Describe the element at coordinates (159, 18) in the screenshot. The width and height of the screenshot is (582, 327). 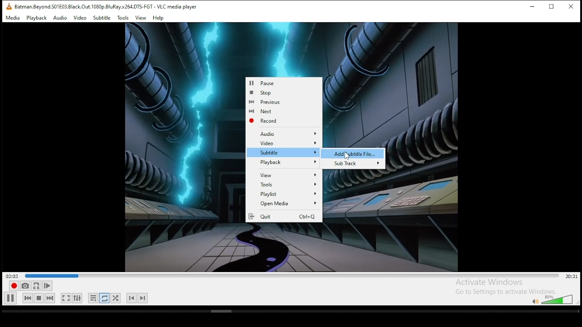
I see `help` at that location.